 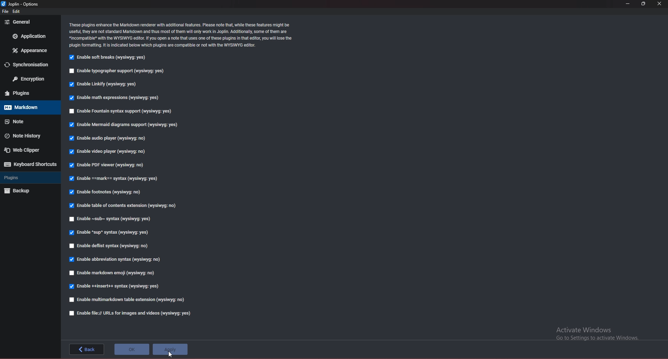 I want to click on enable pdf viewer, so click(x=109, y=165).